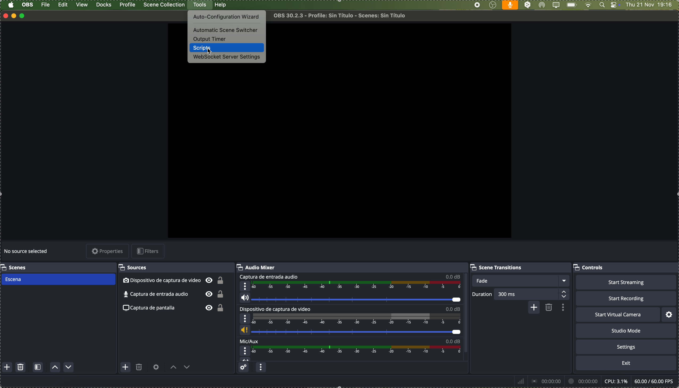  I want to click on cursor, so click(203, 10).